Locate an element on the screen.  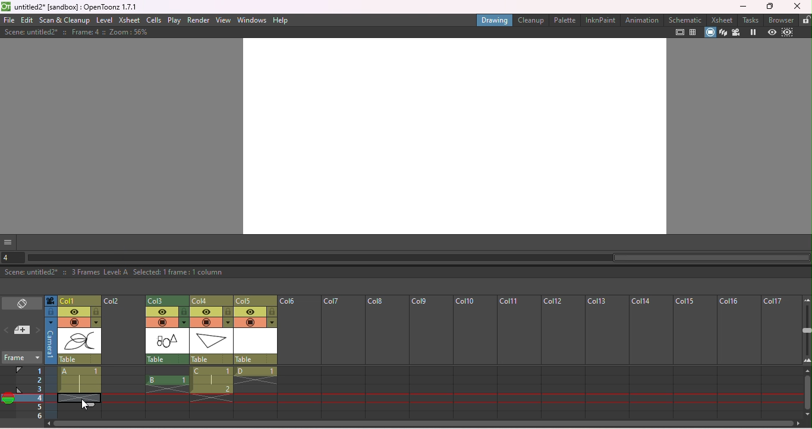
Minimize is located at coordinates (743, 6).